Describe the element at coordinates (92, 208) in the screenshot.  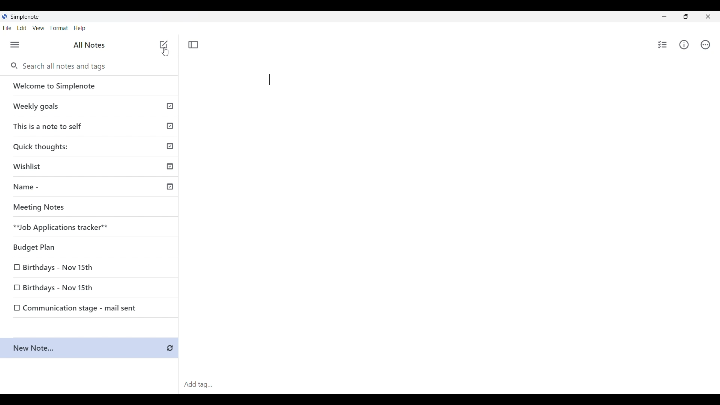
I see `Meeting Notes` at that location.